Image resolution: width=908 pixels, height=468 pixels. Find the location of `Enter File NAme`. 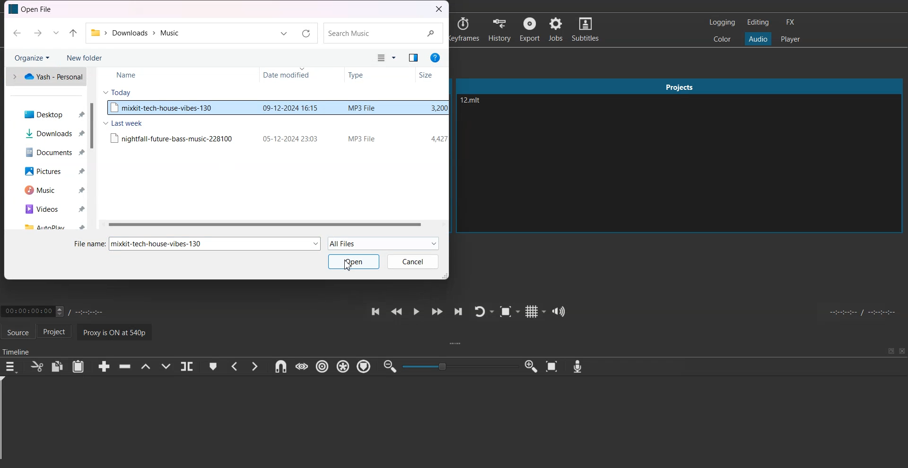

Enter File NAme is located at coordinates (87, 243).